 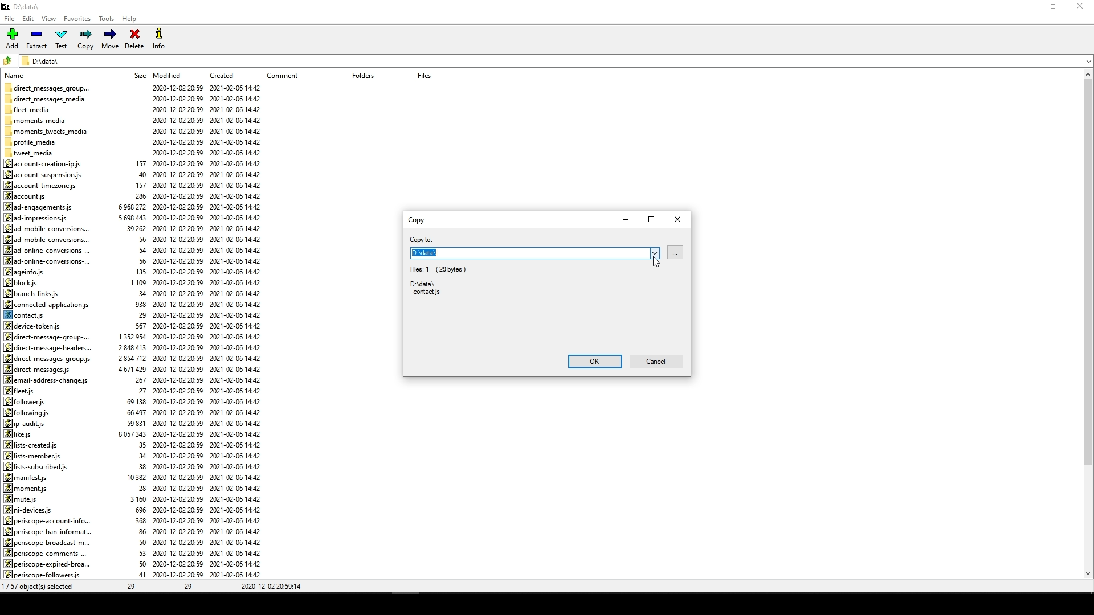 I want to click on created, so click(x=221, y=75).